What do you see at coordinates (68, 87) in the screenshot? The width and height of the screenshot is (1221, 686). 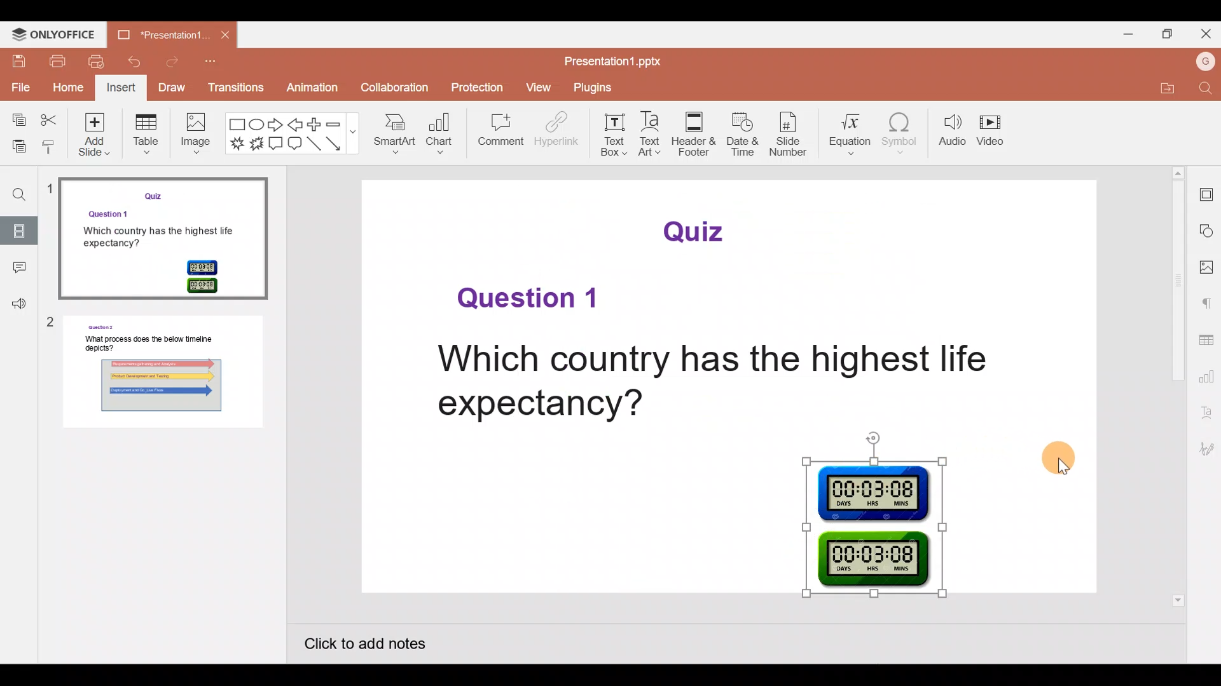 I see `Home` at bounding box center [68, 87].